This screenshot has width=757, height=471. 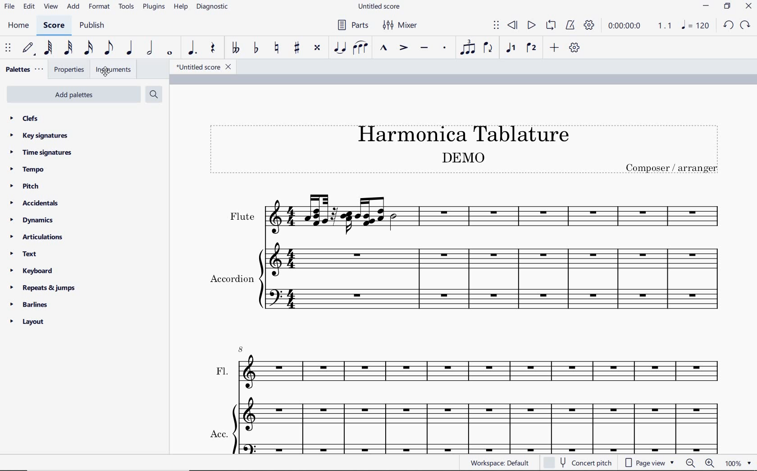 I want to click on ACC., so click(x=463, y=428).